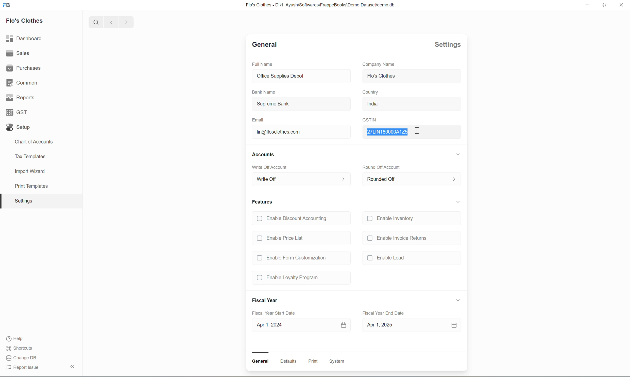 The height and width of the screenshot is (377, 630). I want to click on Enable Discount Accounting, so click(293, 219).